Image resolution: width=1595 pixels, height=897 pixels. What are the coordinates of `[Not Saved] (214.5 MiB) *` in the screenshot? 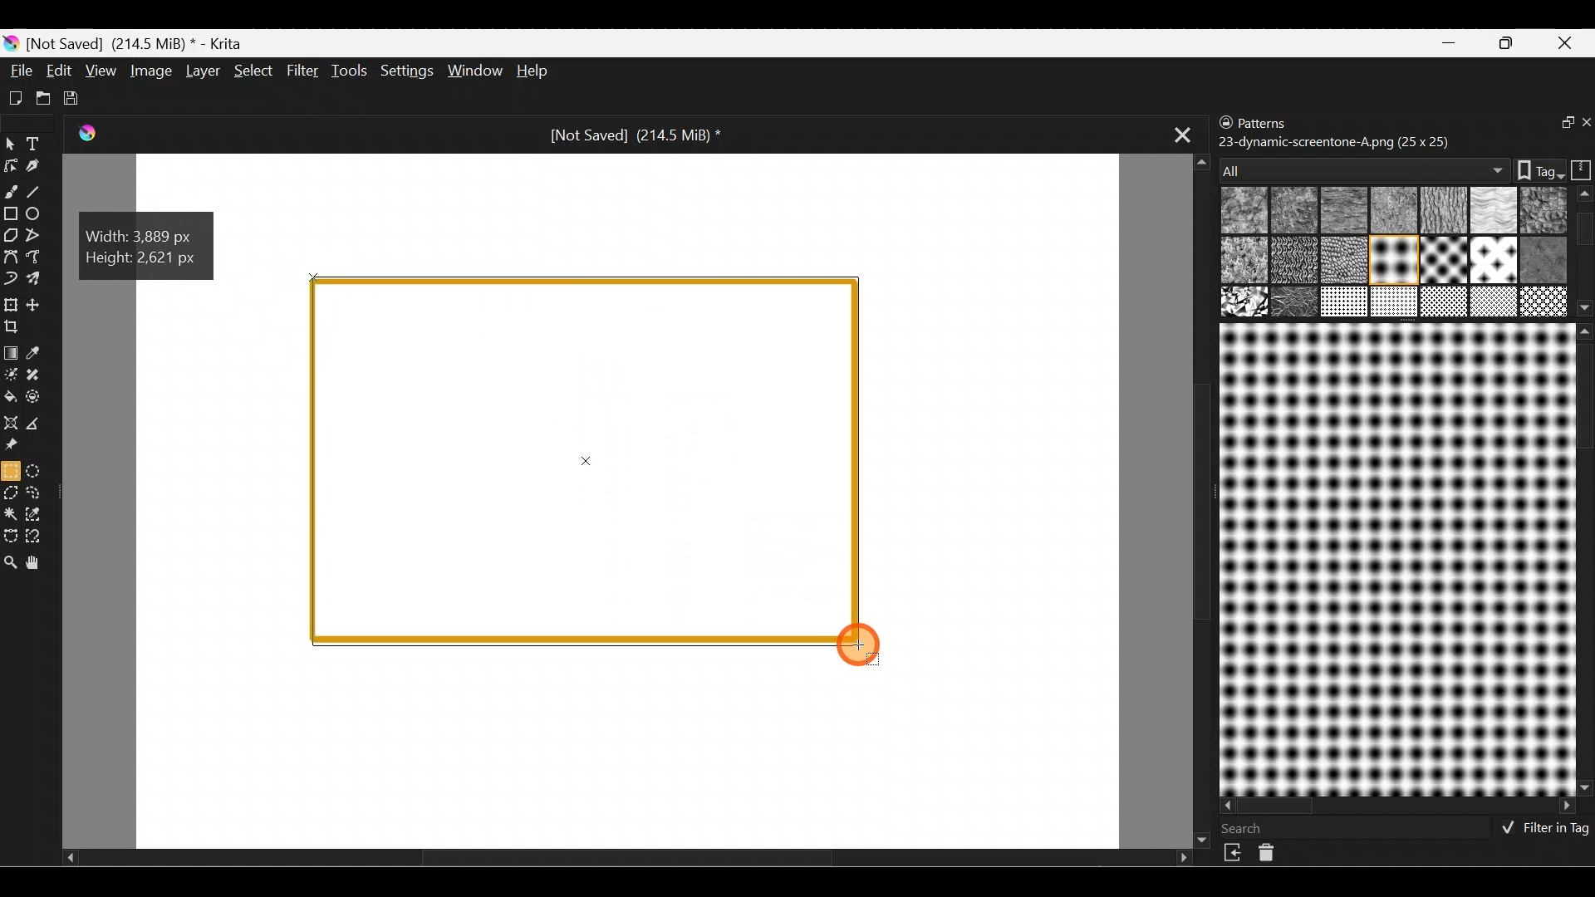 It's located at (635, 136).